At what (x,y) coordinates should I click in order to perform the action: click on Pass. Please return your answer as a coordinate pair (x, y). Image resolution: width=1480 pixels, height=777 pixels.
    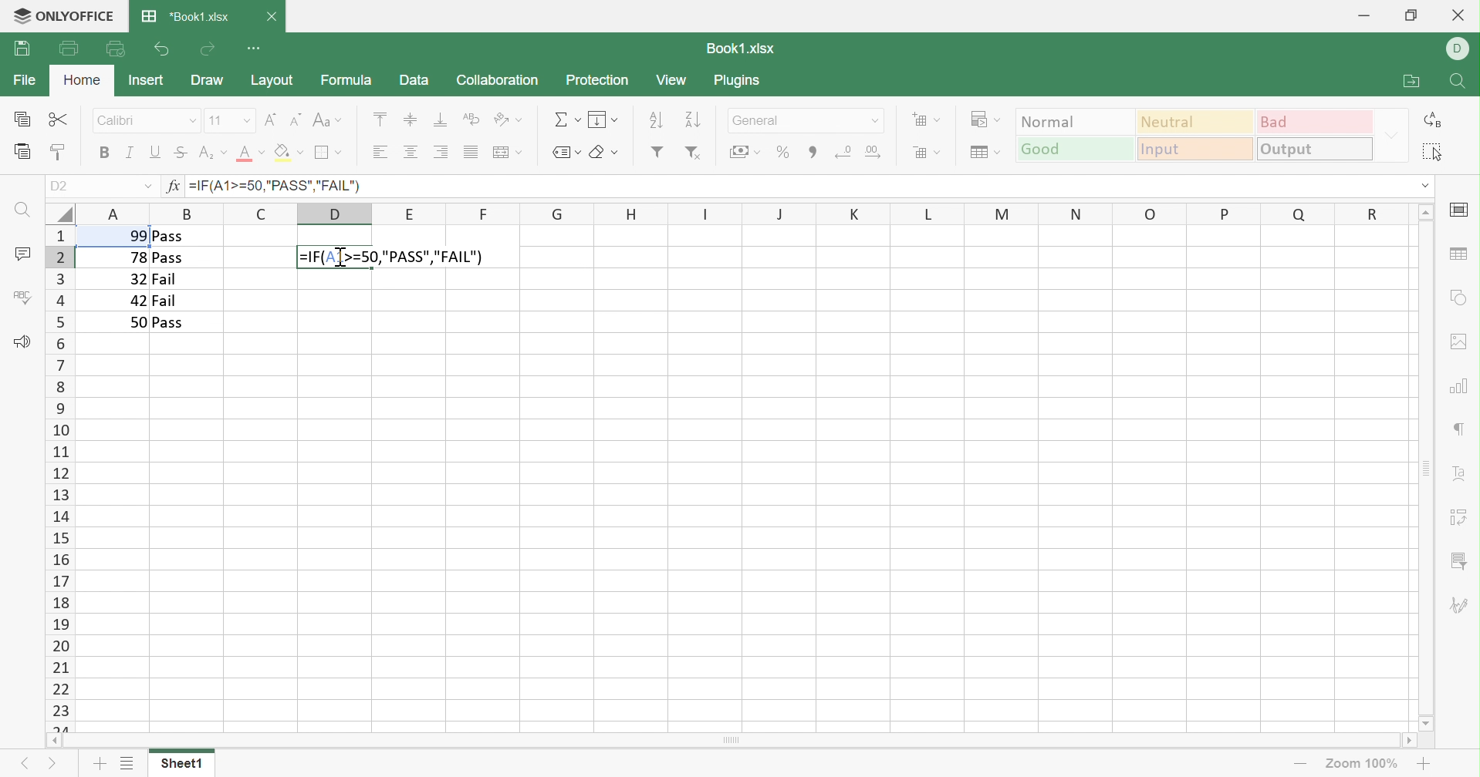
    Looking at the image, I should click on (170, 323).